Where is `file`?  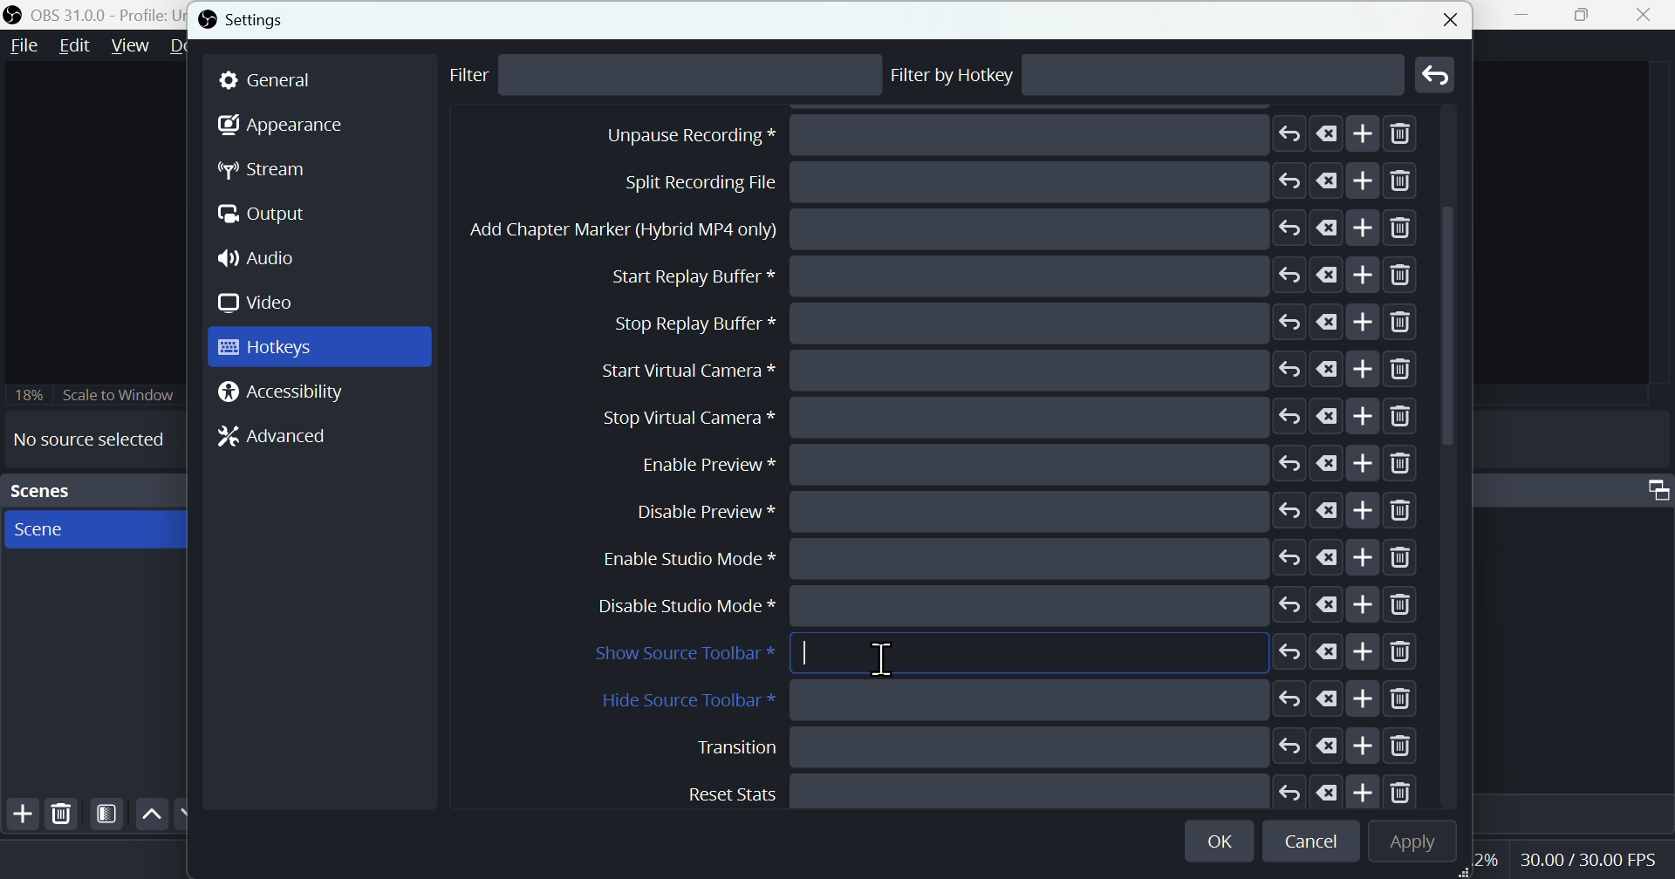 file is located at coordinates (25, 46).